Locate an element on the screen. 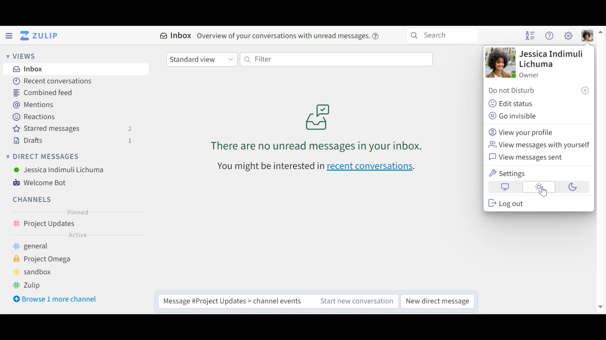 Image resolution: width=606 pixels, height=340 pixels. general is located at coordinates (39, 247).